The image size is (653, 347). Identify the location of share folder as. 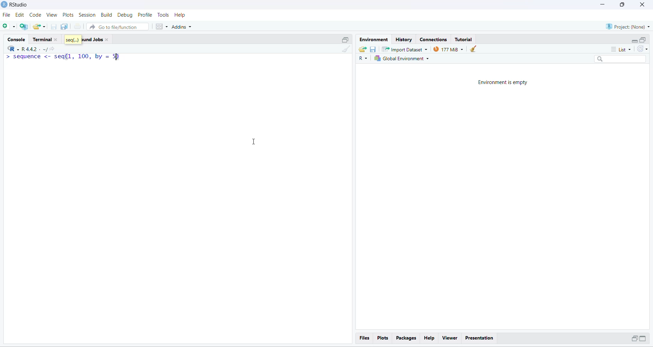
(40, 27).